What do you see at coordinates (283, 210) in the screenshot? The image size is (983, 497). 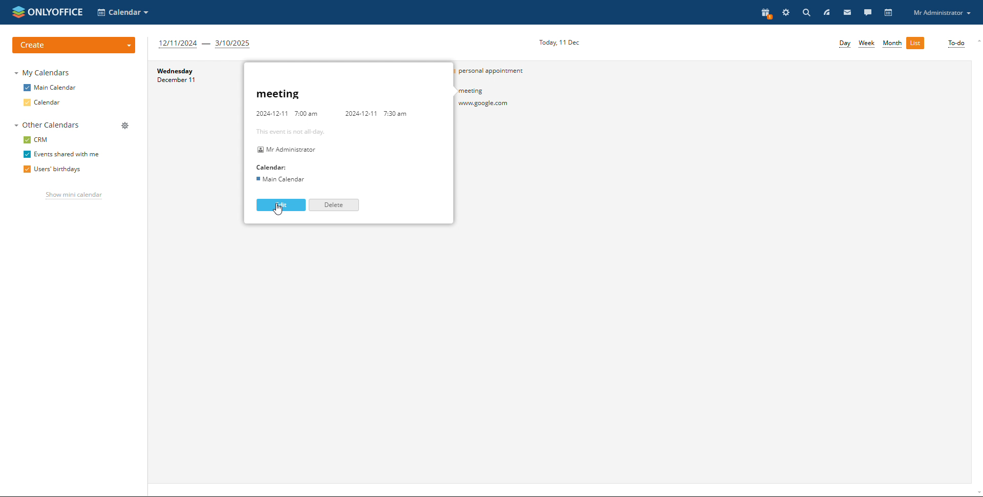 I see `cursor` at bounding box center [283, 210].